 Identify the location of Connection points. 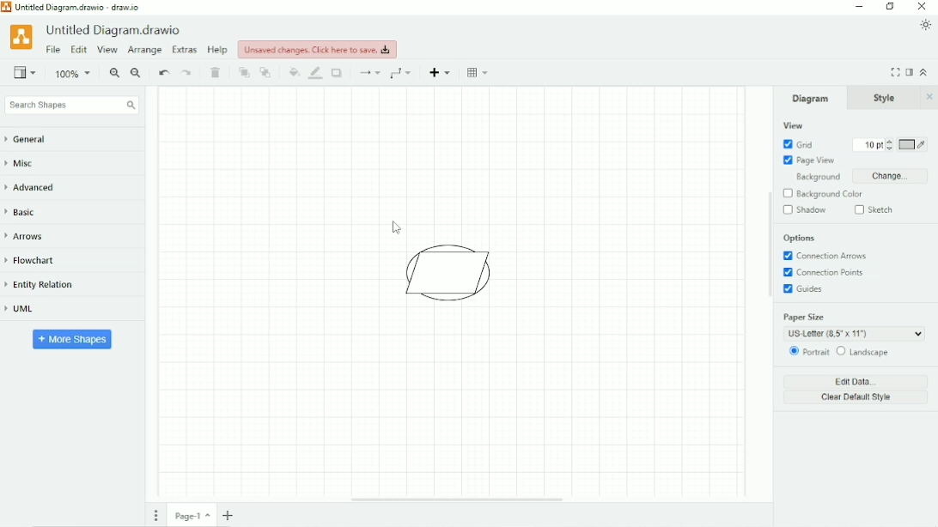
(827, 273).